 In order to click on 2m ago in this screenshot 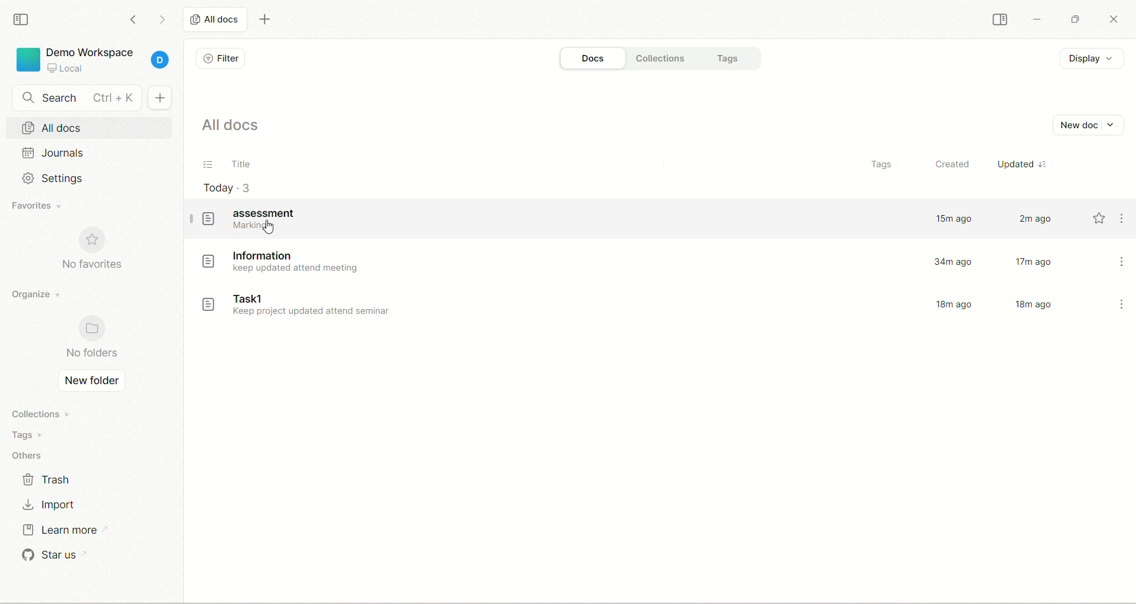, I will do `click(1035, 220)`.